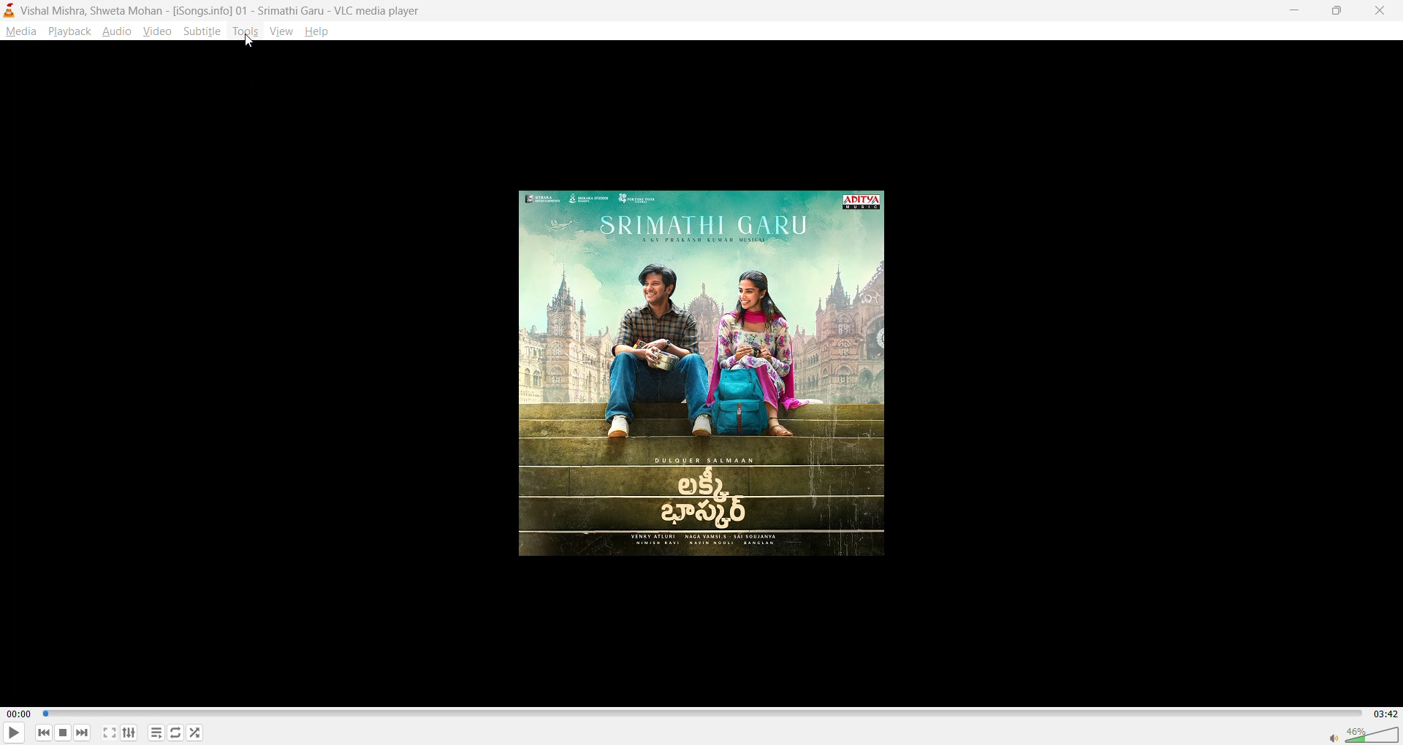 Image resolution: width=1403 pixels, height=745 pixels. Describe the element at coordinates (1375, 11) in the screenshot. I see `close` at that location.